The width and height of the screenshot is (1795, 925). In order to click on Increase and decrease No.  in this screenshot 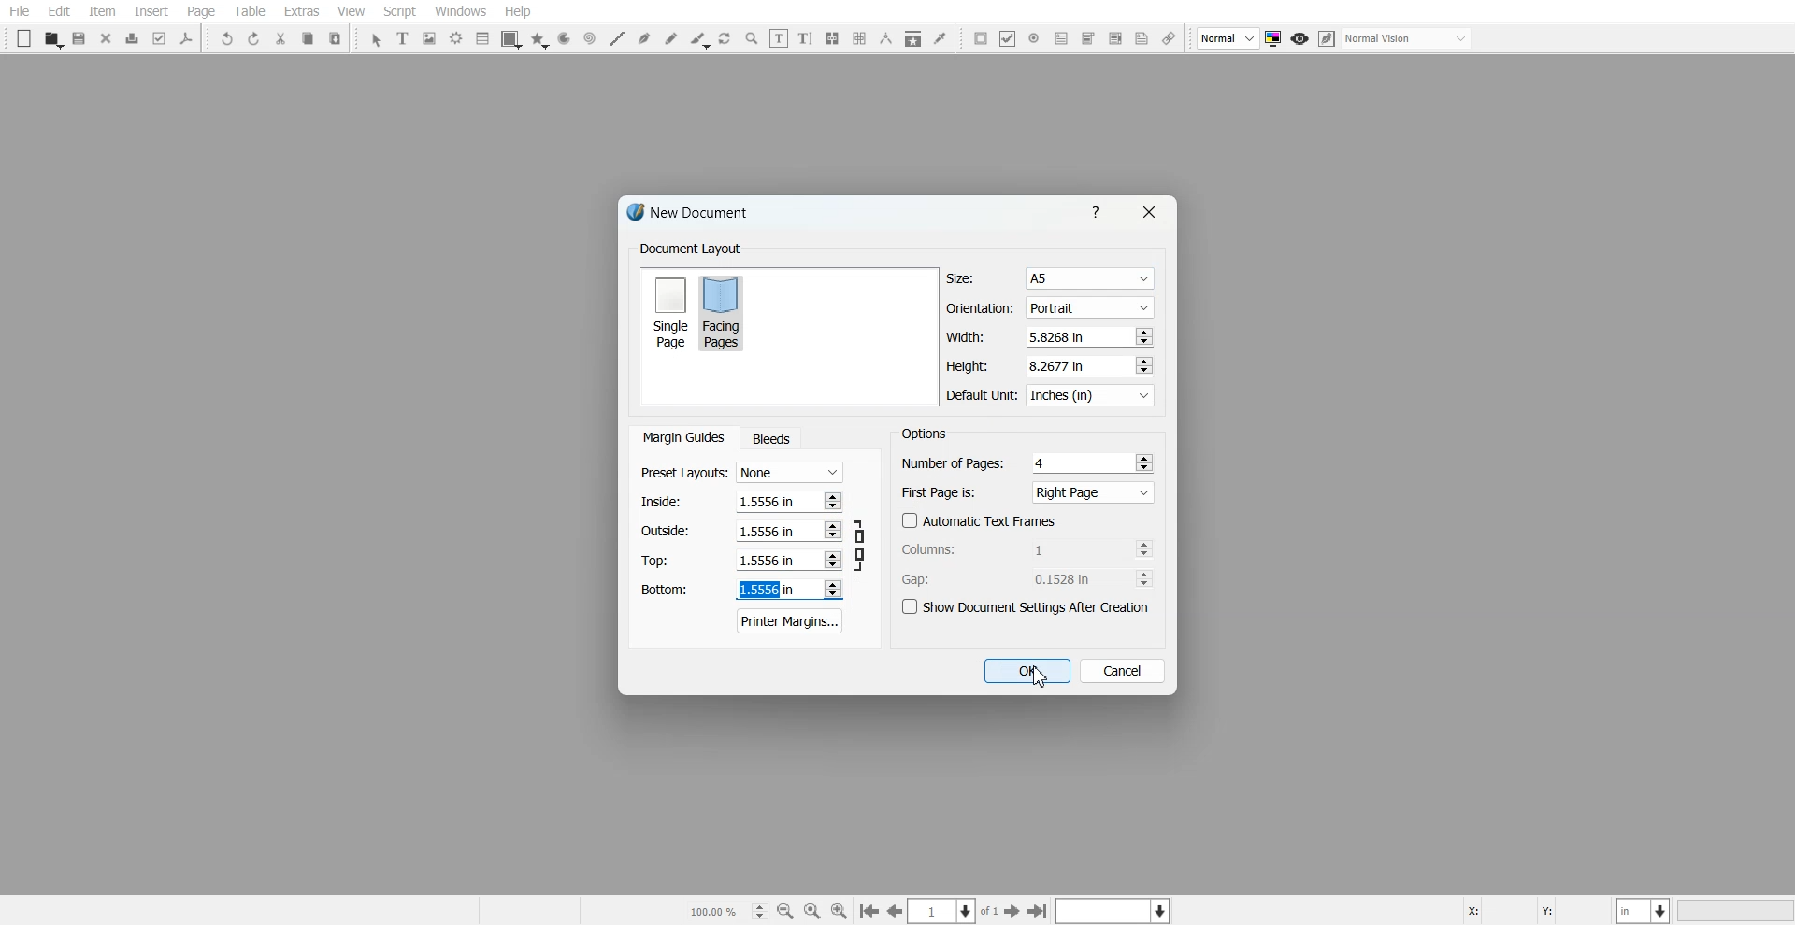, I will do `click(1144, 578)`.